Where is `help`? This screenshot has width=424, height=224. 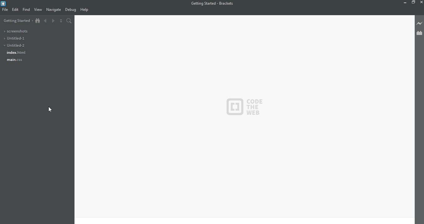
help is located at coordinates (87, 9).